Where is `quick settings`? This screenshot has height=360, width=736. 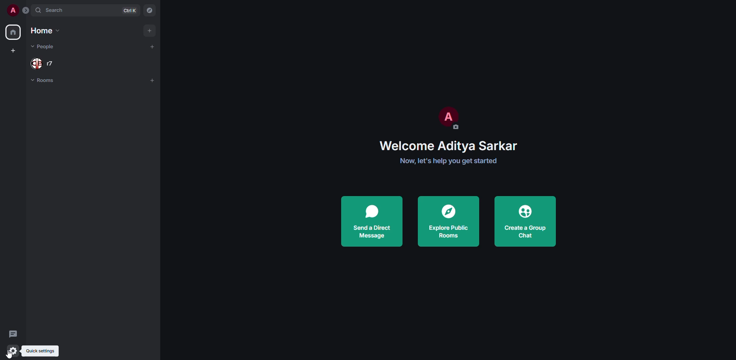 quick settings is located at coordinates (40, 352).